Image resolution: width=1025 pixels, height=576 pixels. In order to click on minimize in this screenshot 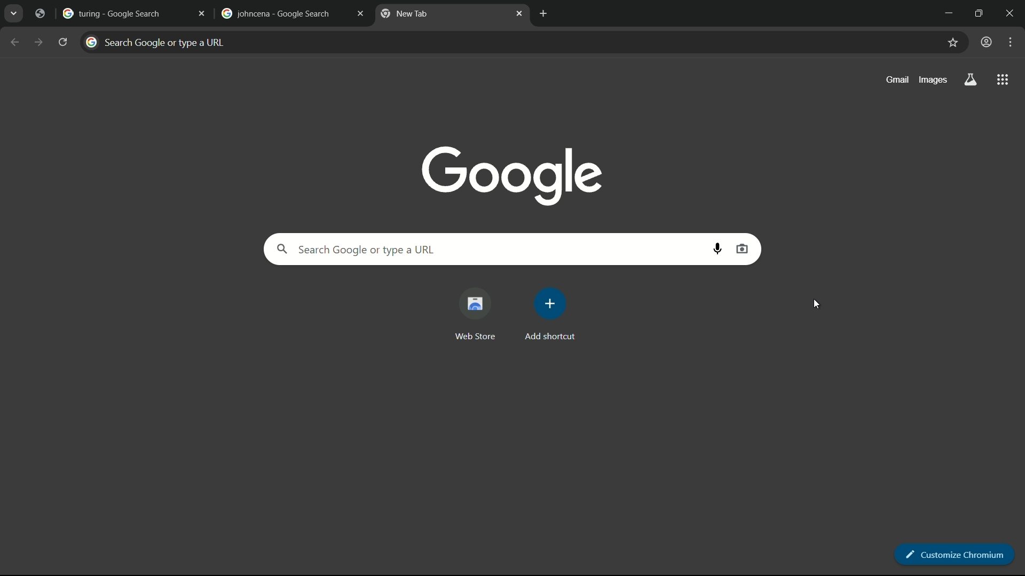, I will do `click(949, 12)`.